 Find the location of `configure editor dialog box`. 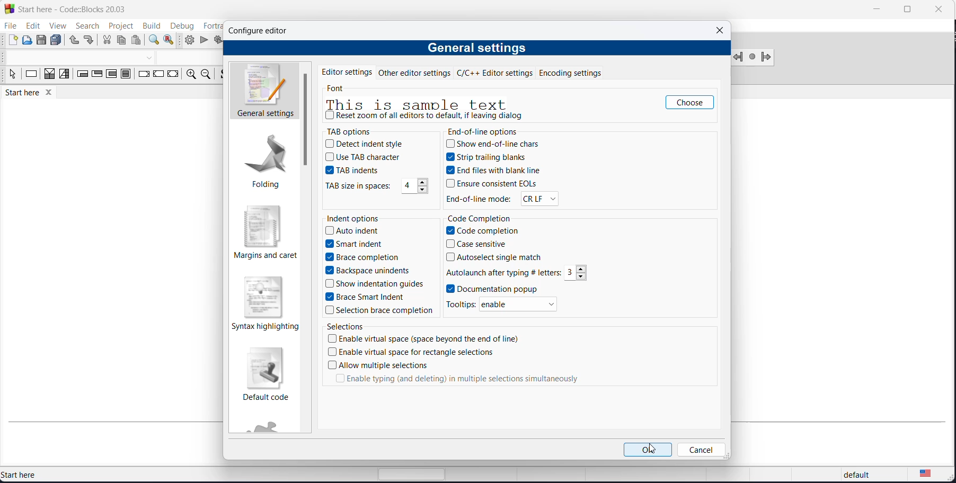

configure editor dialog box is located at coordinates (260, 30).